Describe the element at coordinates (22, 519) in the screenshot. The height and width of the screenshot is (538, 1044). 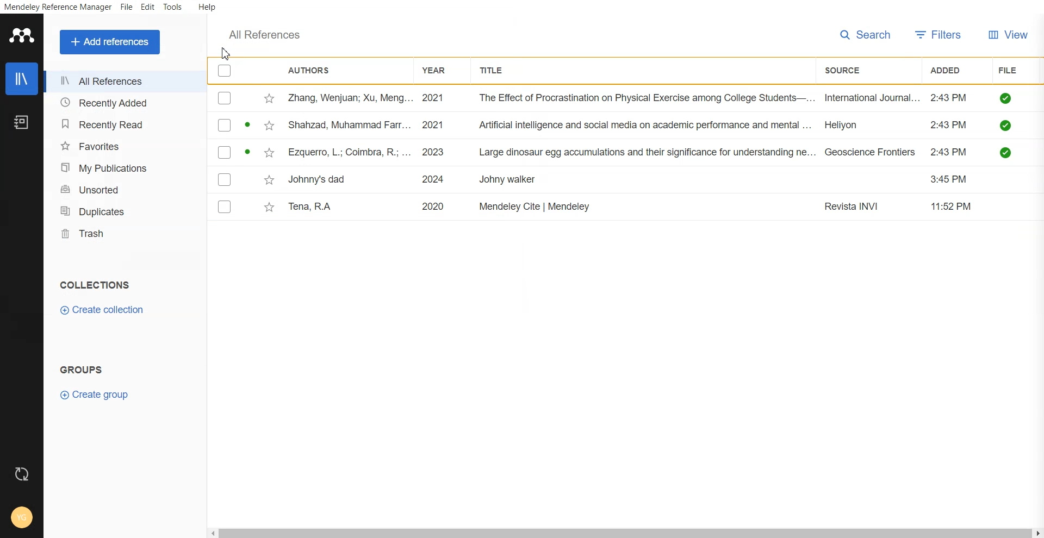
I see `Account` at that location.